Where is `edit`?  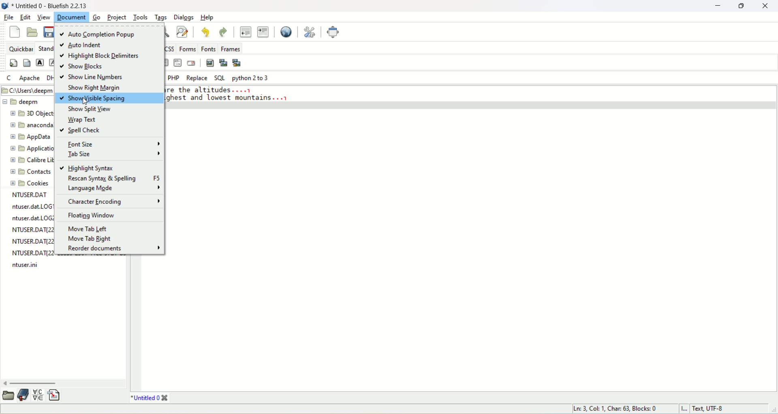 edit is located at coordinates (26, 17).